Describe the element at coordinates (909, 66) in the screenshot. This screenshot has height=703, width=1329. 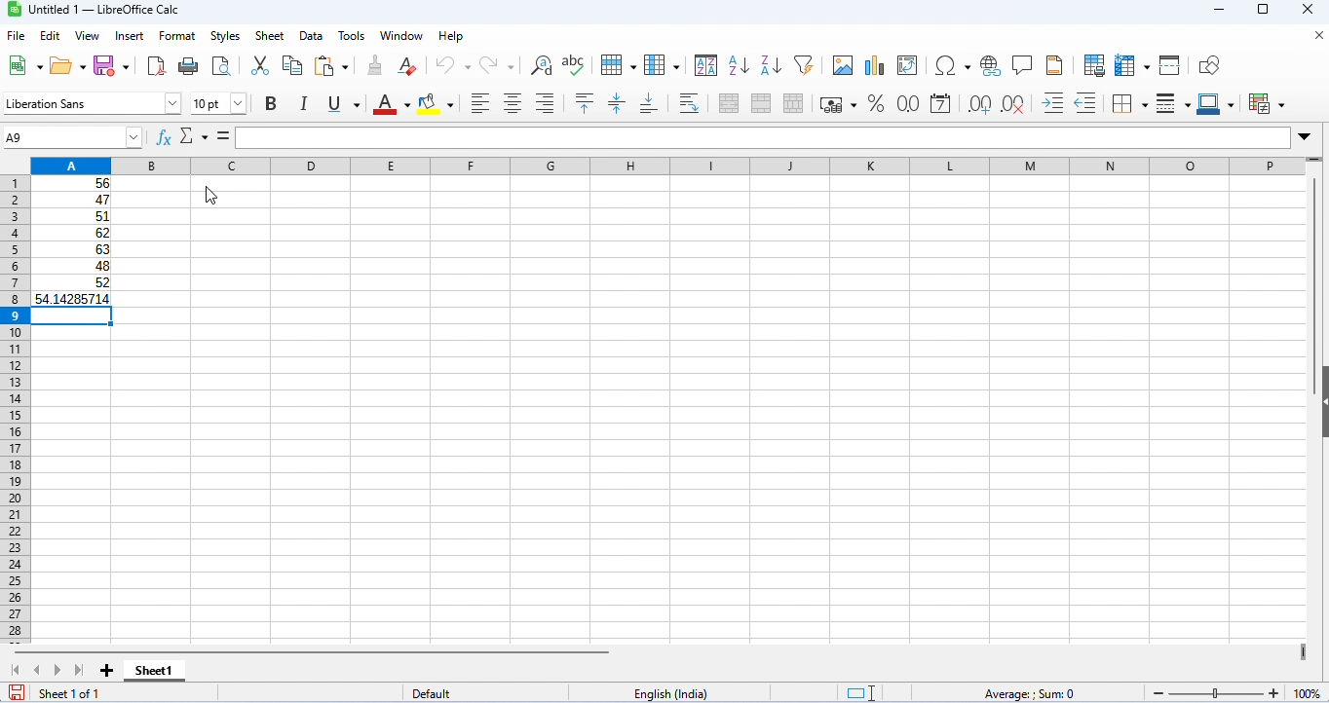
I see `insert or edit pivot table` at that location.